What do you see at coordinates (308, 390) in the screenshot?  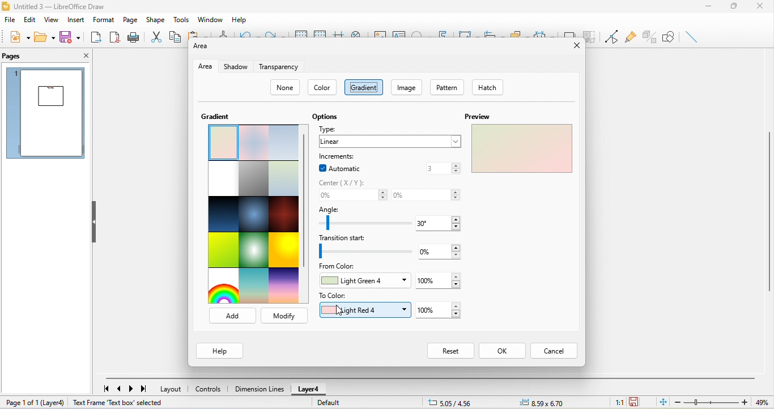 I see `layer 4` at bounding box center [308, 390].